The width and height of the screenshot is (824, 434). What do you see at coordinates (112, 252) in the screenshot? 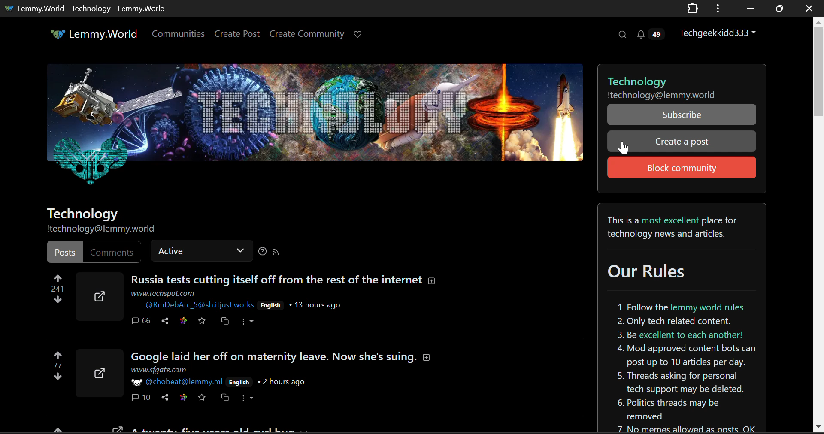
I see `Comments` at bounding box center [112, 252].